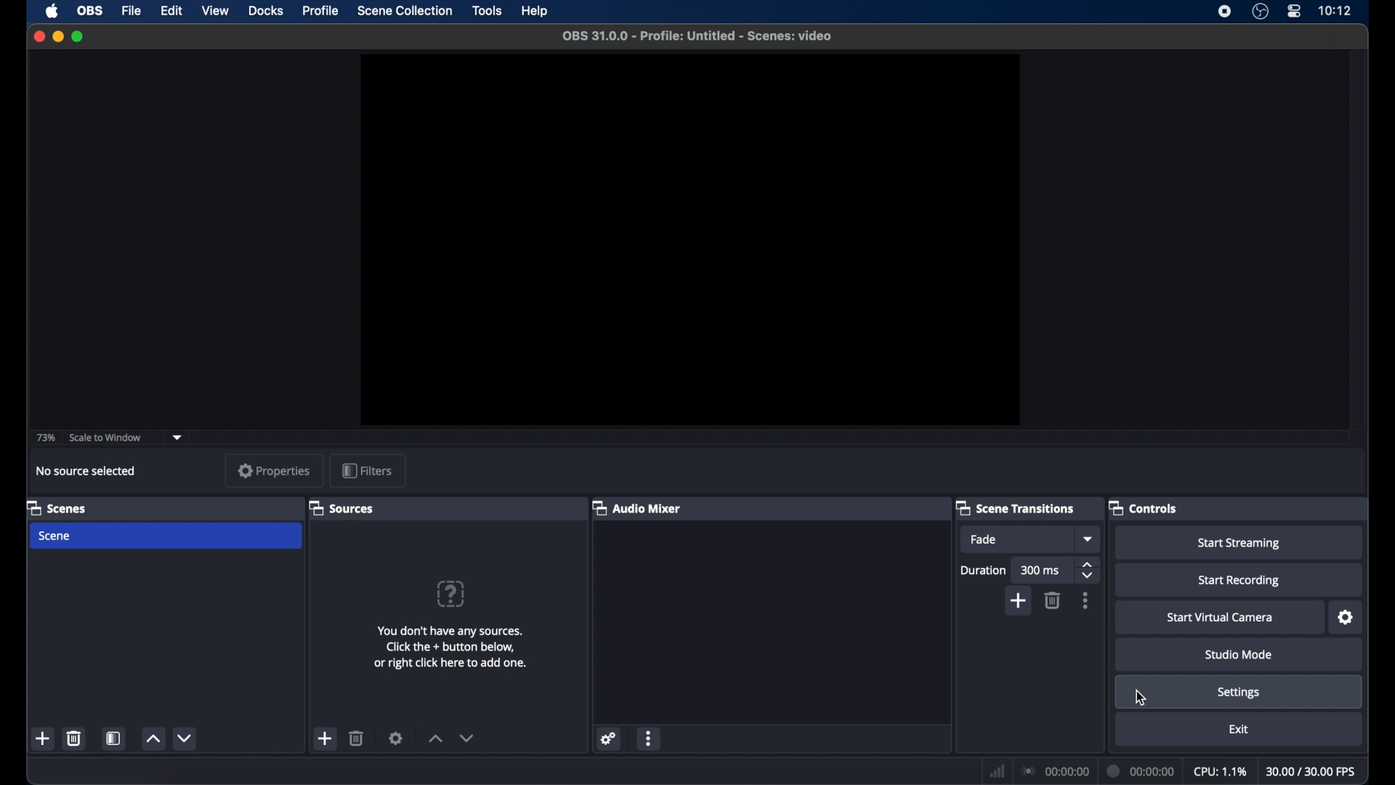 This screenshot has height=785, width=1395. I want to click on view, so click(217, 11).